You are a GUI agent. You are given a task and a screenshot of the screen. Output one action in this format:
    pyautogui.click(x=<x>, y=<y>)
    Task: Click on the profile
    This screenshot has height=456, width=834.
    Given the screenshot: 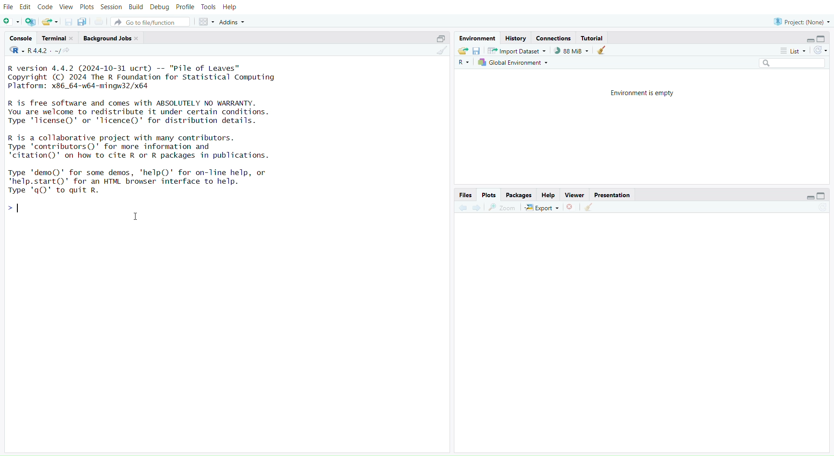 What is the action you would take?
    pyautogui.click(x=185, y=7)
    